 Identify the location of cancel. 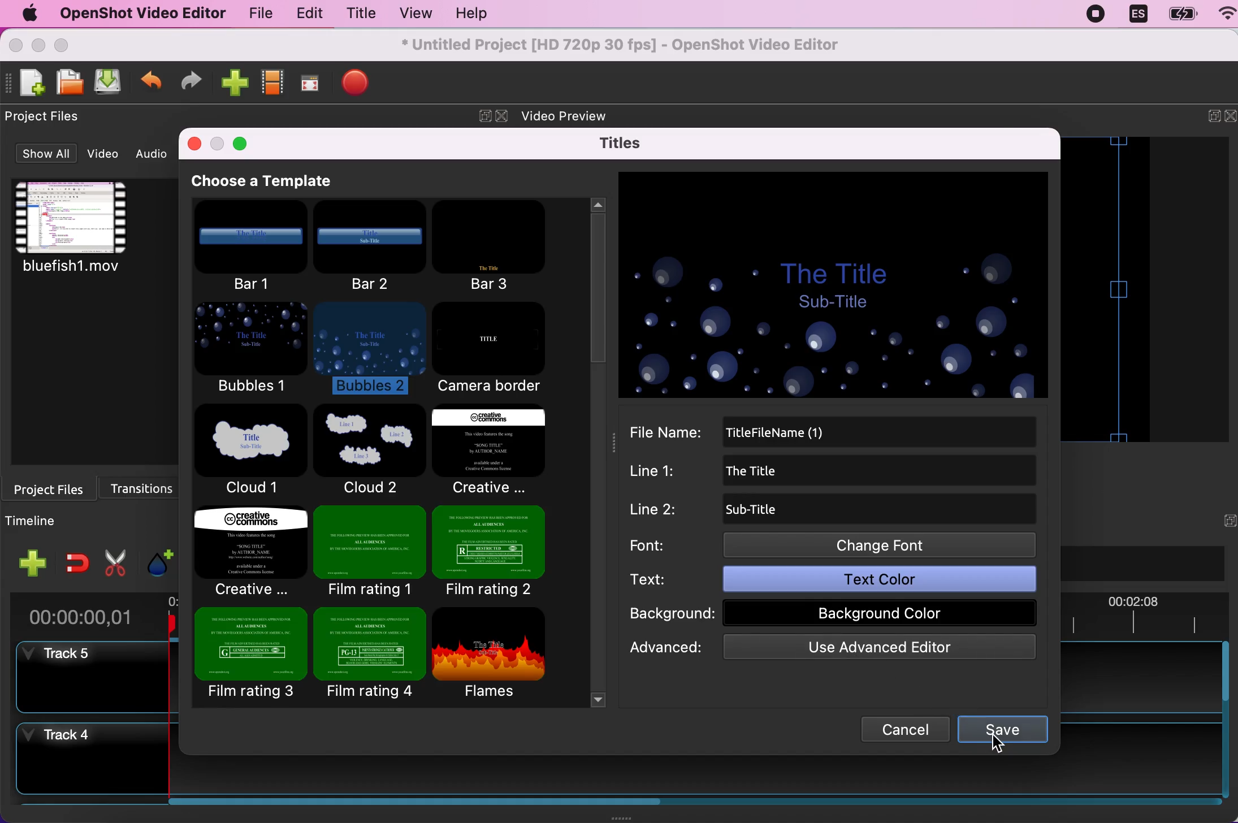
(899, 728).